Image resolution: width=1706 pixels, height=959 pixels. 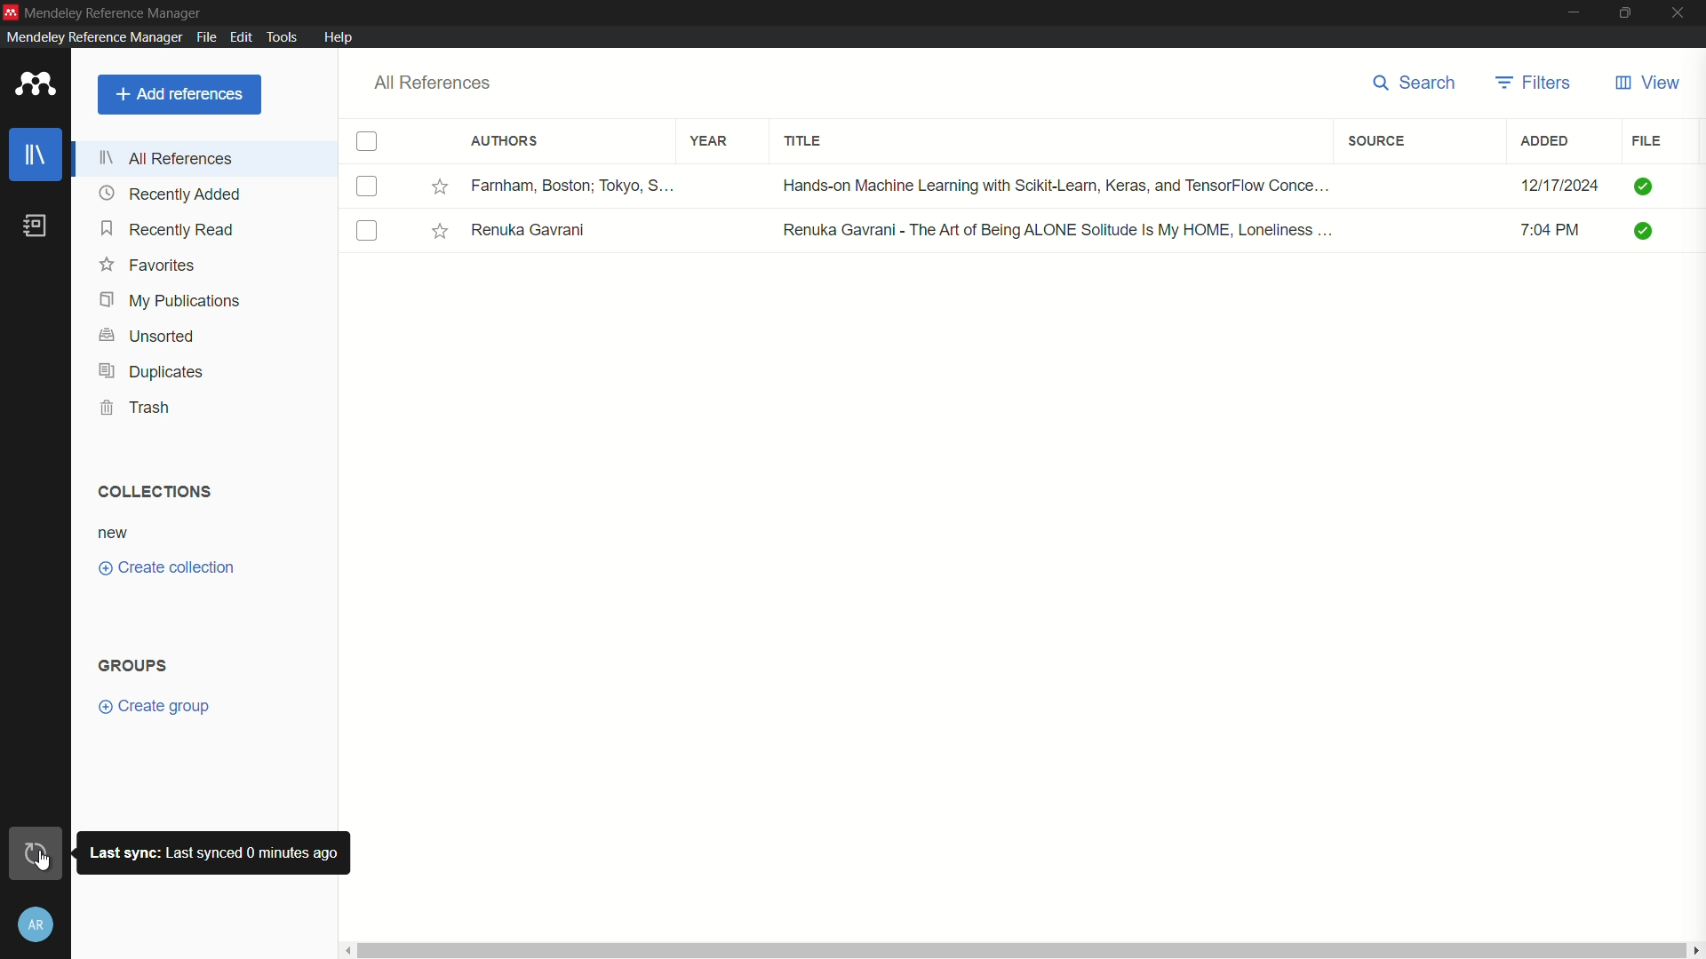 I want to click on duplicates, so click(x=151, y=373).